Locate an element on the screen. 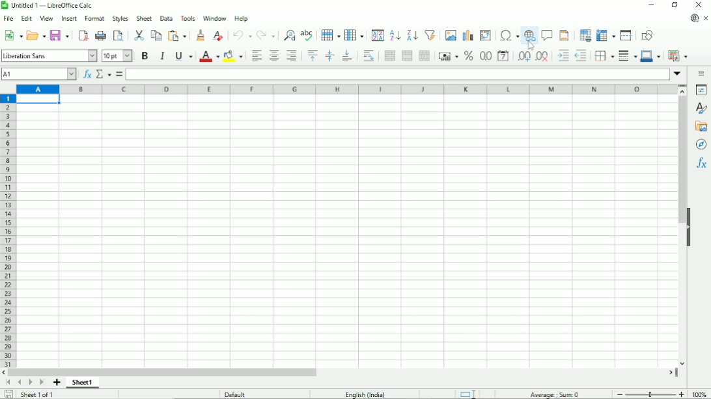 The image size is (711, 399). Show draw functions is located at coordinates (648, 36).